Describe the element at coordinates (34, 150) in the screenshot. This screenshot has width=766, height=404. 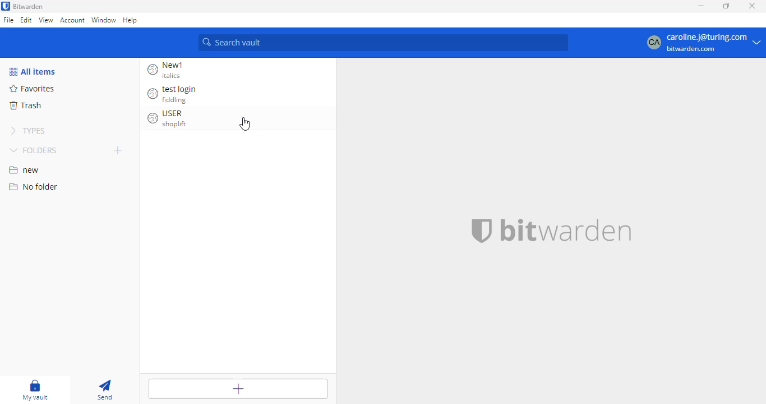
I see `folders` at that location.